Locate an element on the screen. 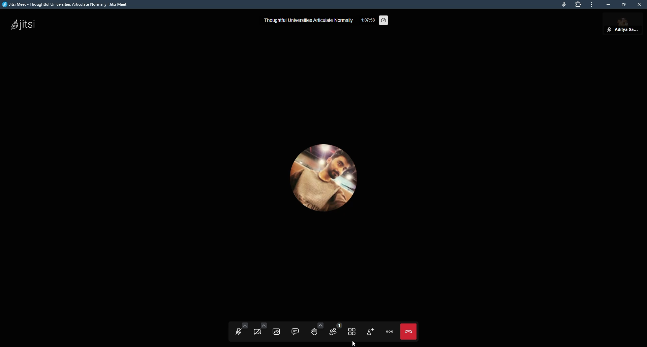 The height and width of the screenshot is (347, 647). participants is located at coordinates (336, 330).